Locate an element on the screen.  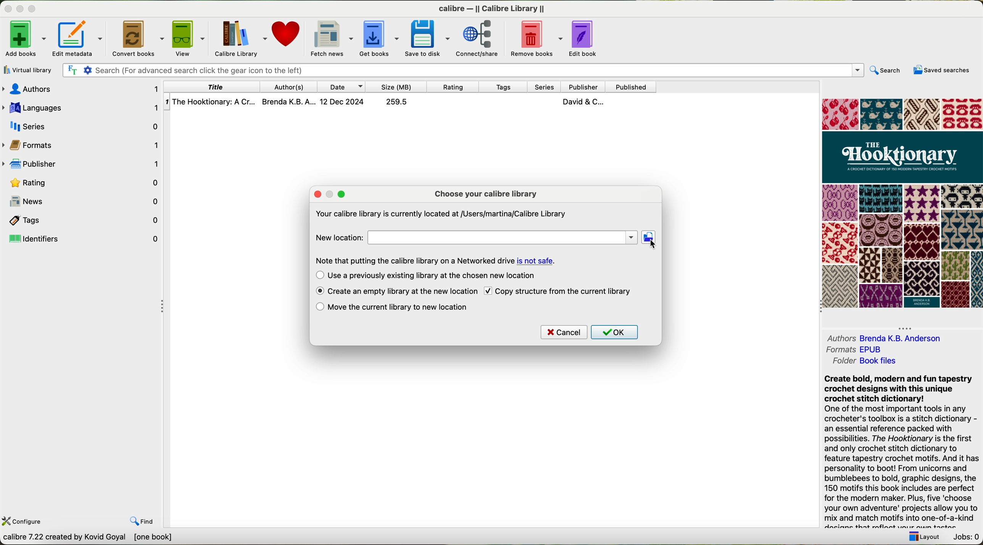
search is located at coordinates (887, 71).